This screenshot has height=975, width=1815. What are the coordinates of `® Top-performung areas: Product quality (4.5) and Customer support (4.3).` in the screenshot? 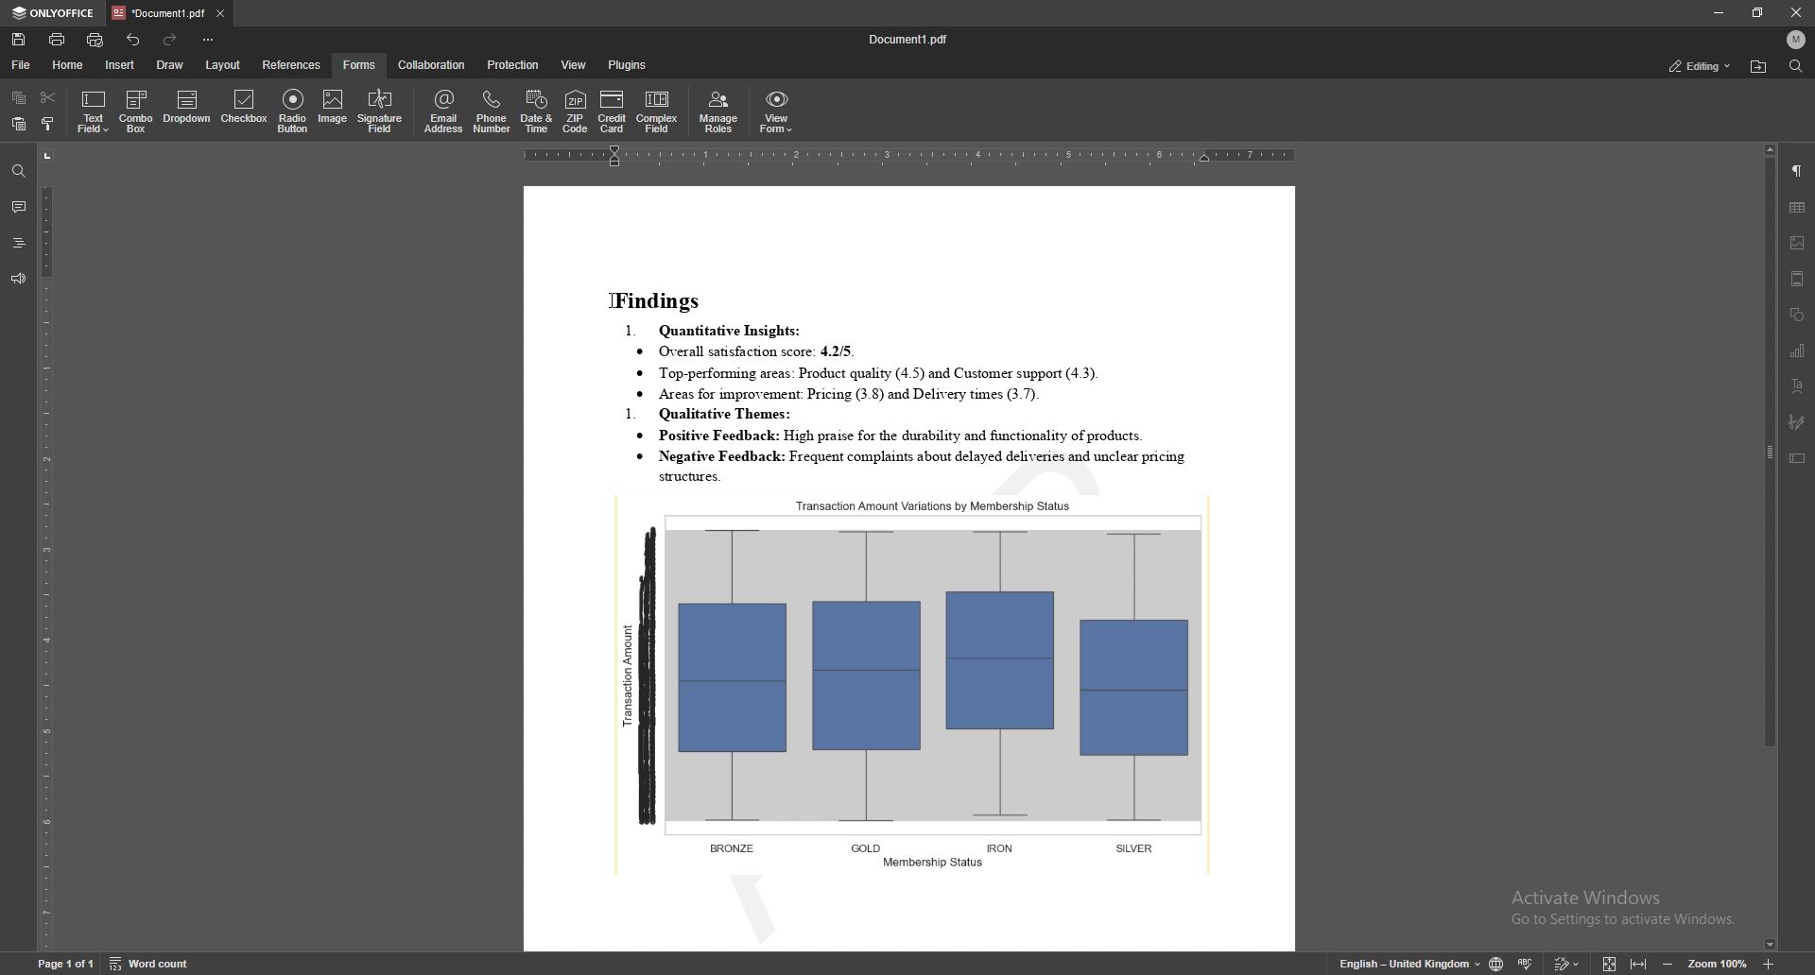 It's located at (873, 373).